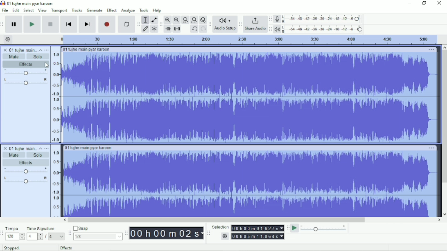 The image size is (447, 251). I want to click on Undo, so click(194, 29).